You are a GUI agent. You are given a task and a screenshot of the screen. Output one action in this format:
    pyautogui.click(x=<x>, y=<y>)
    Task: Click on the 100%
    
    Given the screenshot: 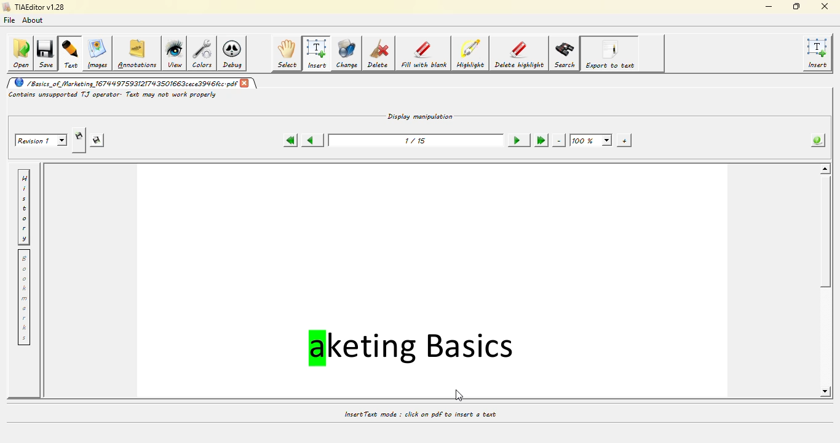 What is the action you would take?
    pyautogui.click(x=591, y=140)
    